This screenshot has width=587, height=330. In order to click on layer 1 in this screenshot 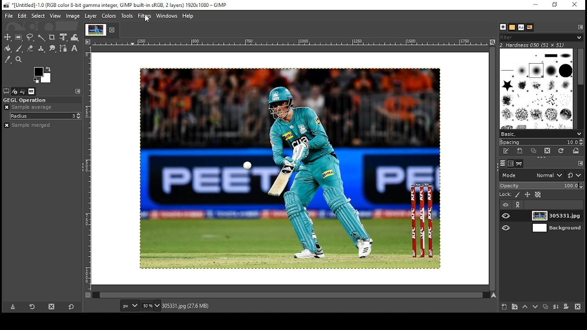, I will do `click(558, 217)`.